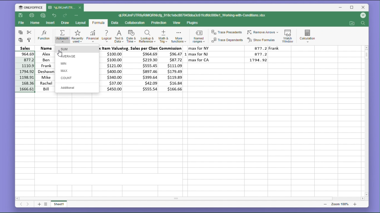 The width and height of the screenshot is (380, 213). I want to click on names, so click(45, 69).